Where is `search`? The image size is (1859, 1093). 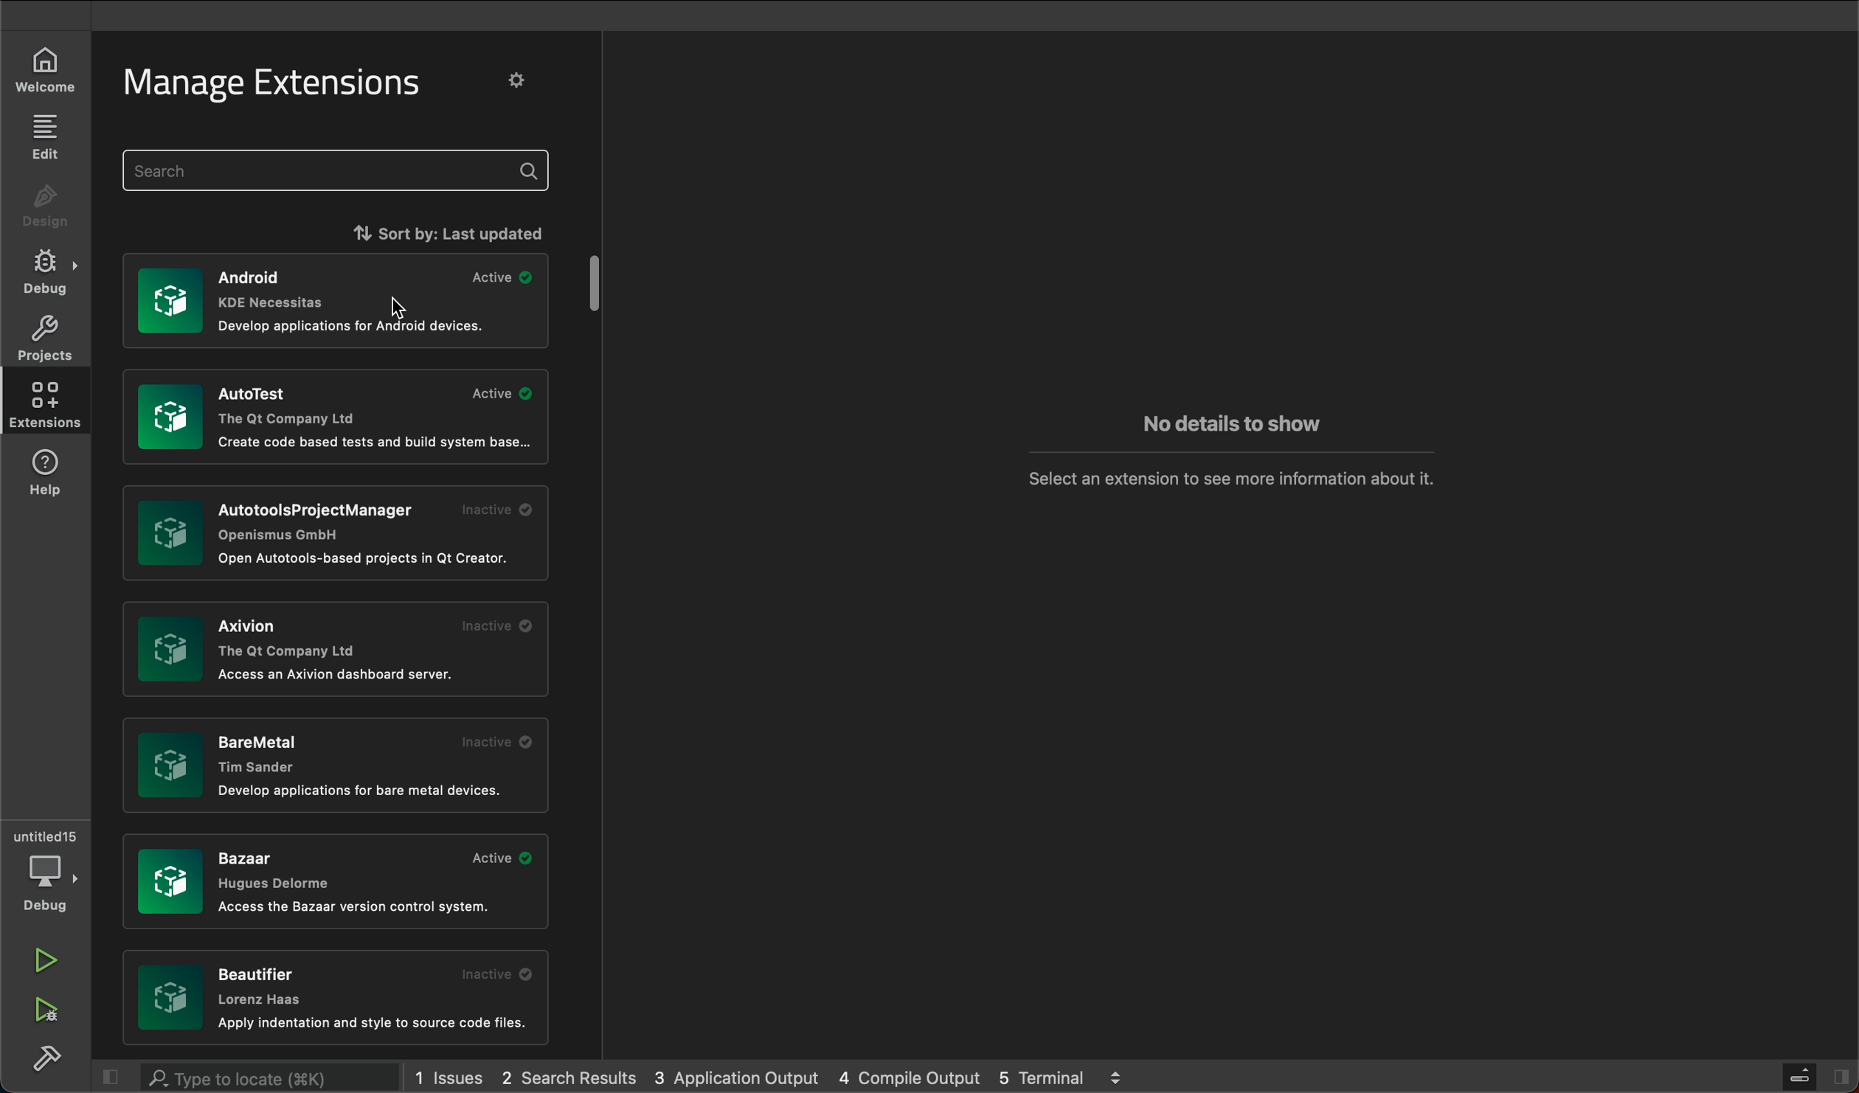 search is located at coordinates (339, 170).